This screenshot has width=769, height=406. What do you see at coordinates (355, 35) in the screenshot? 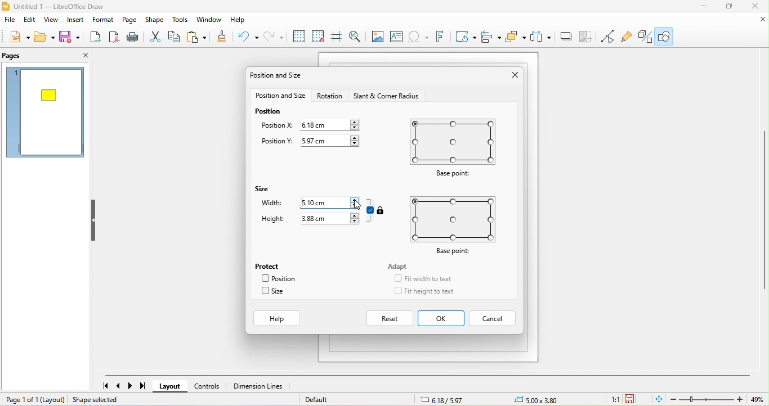
I see `zoom and pan` at bounding box center [355, 35].